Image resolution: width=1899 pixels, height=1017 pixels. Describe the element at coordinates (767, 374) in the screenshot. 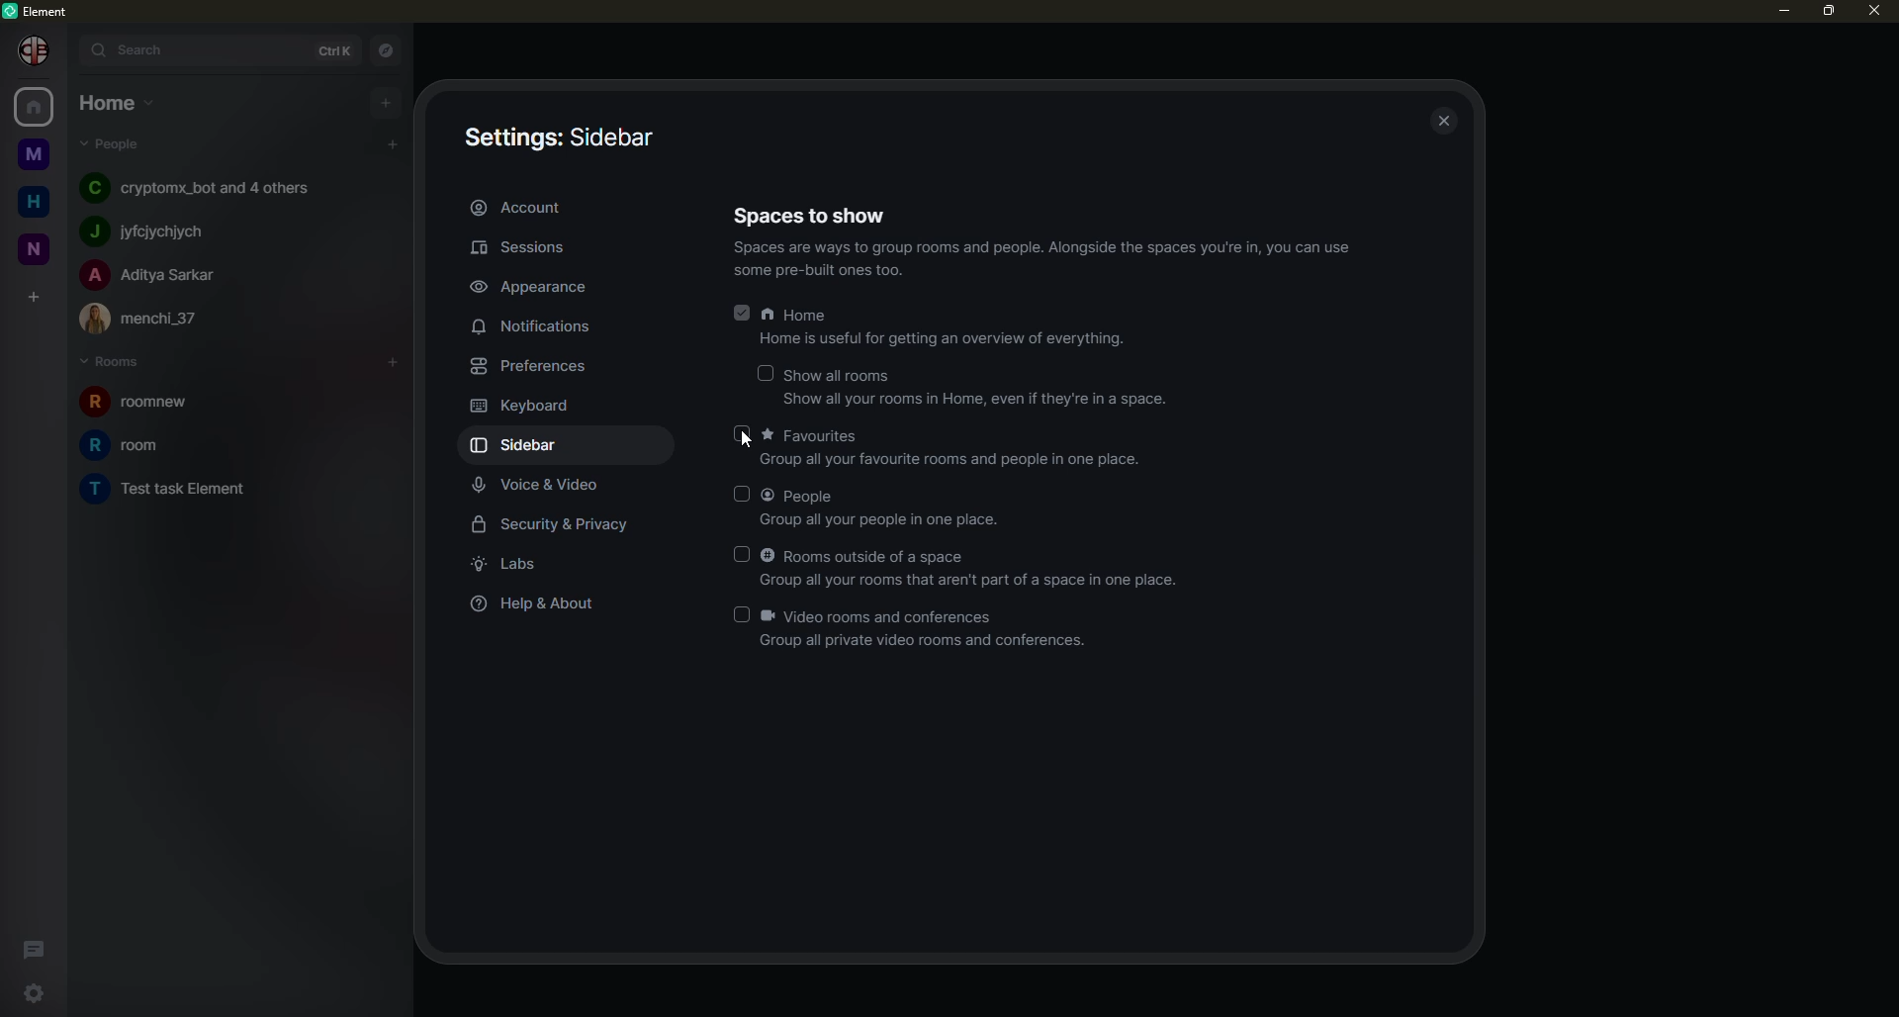

I see `click to enable` at that location.